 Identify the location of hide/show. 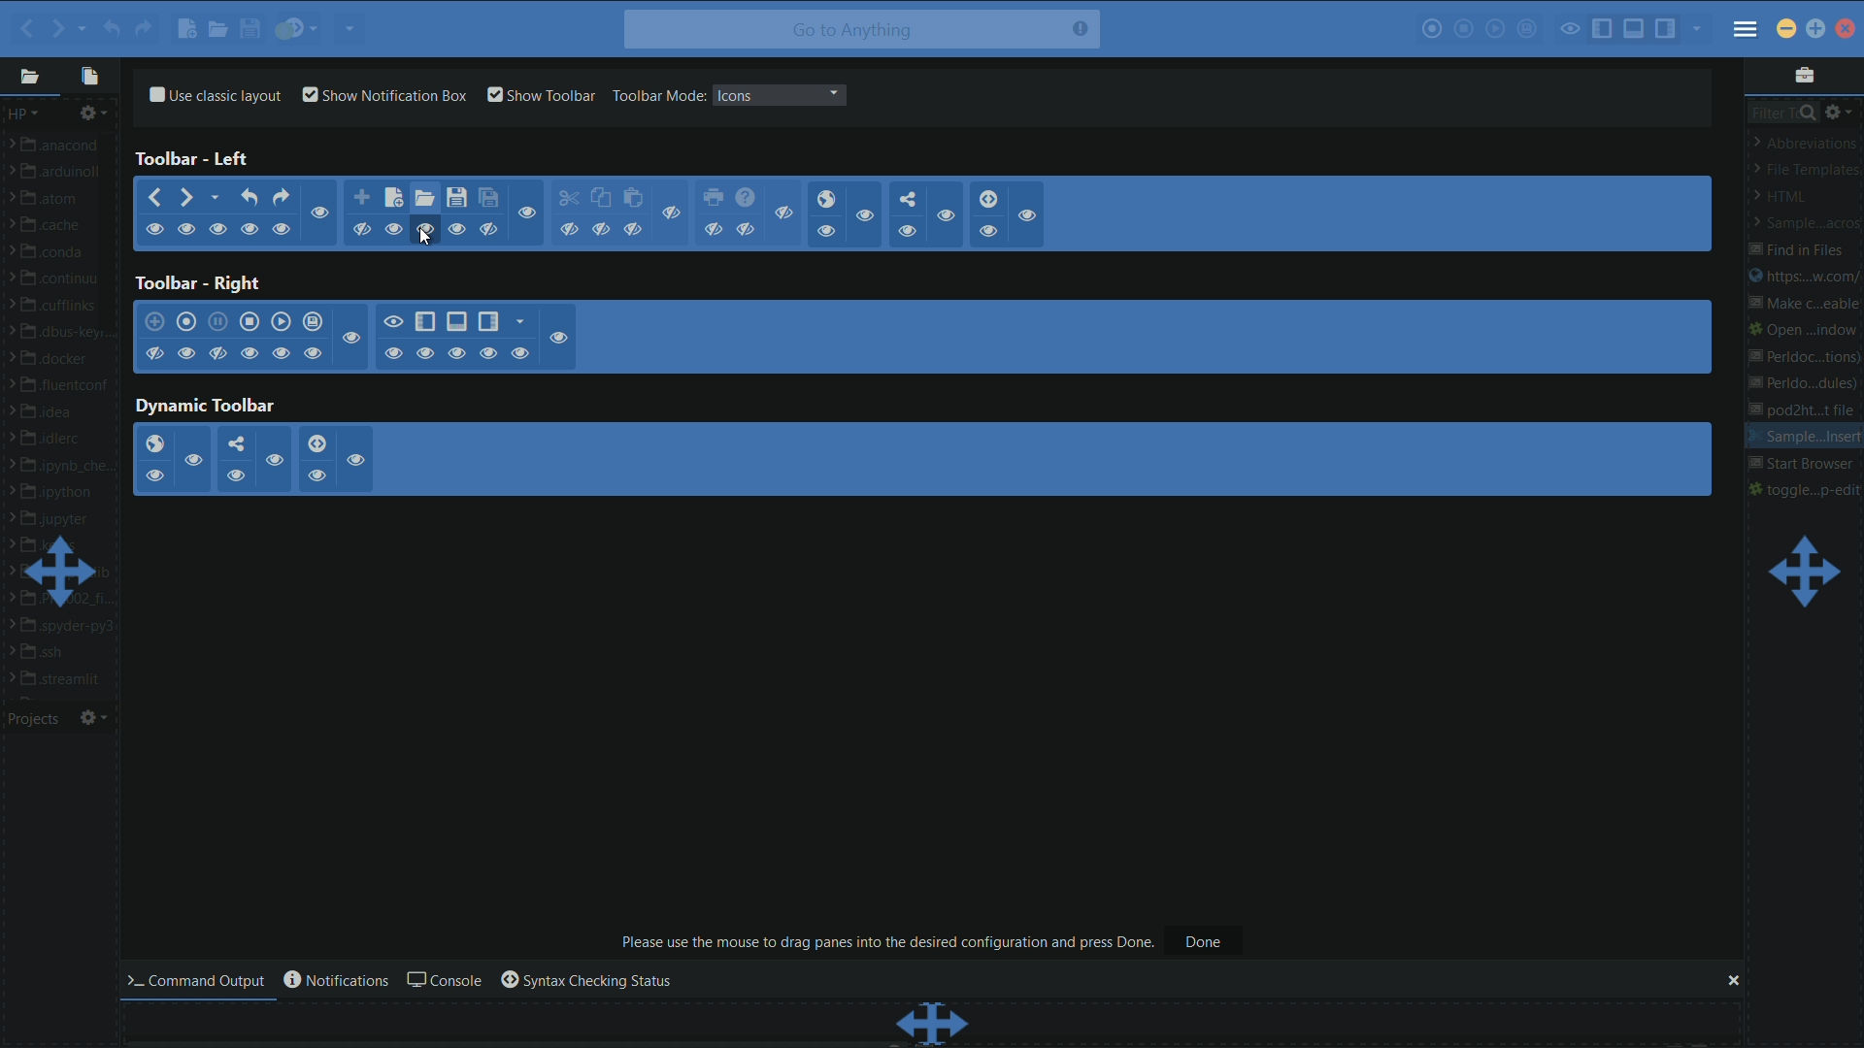
(351, 339).